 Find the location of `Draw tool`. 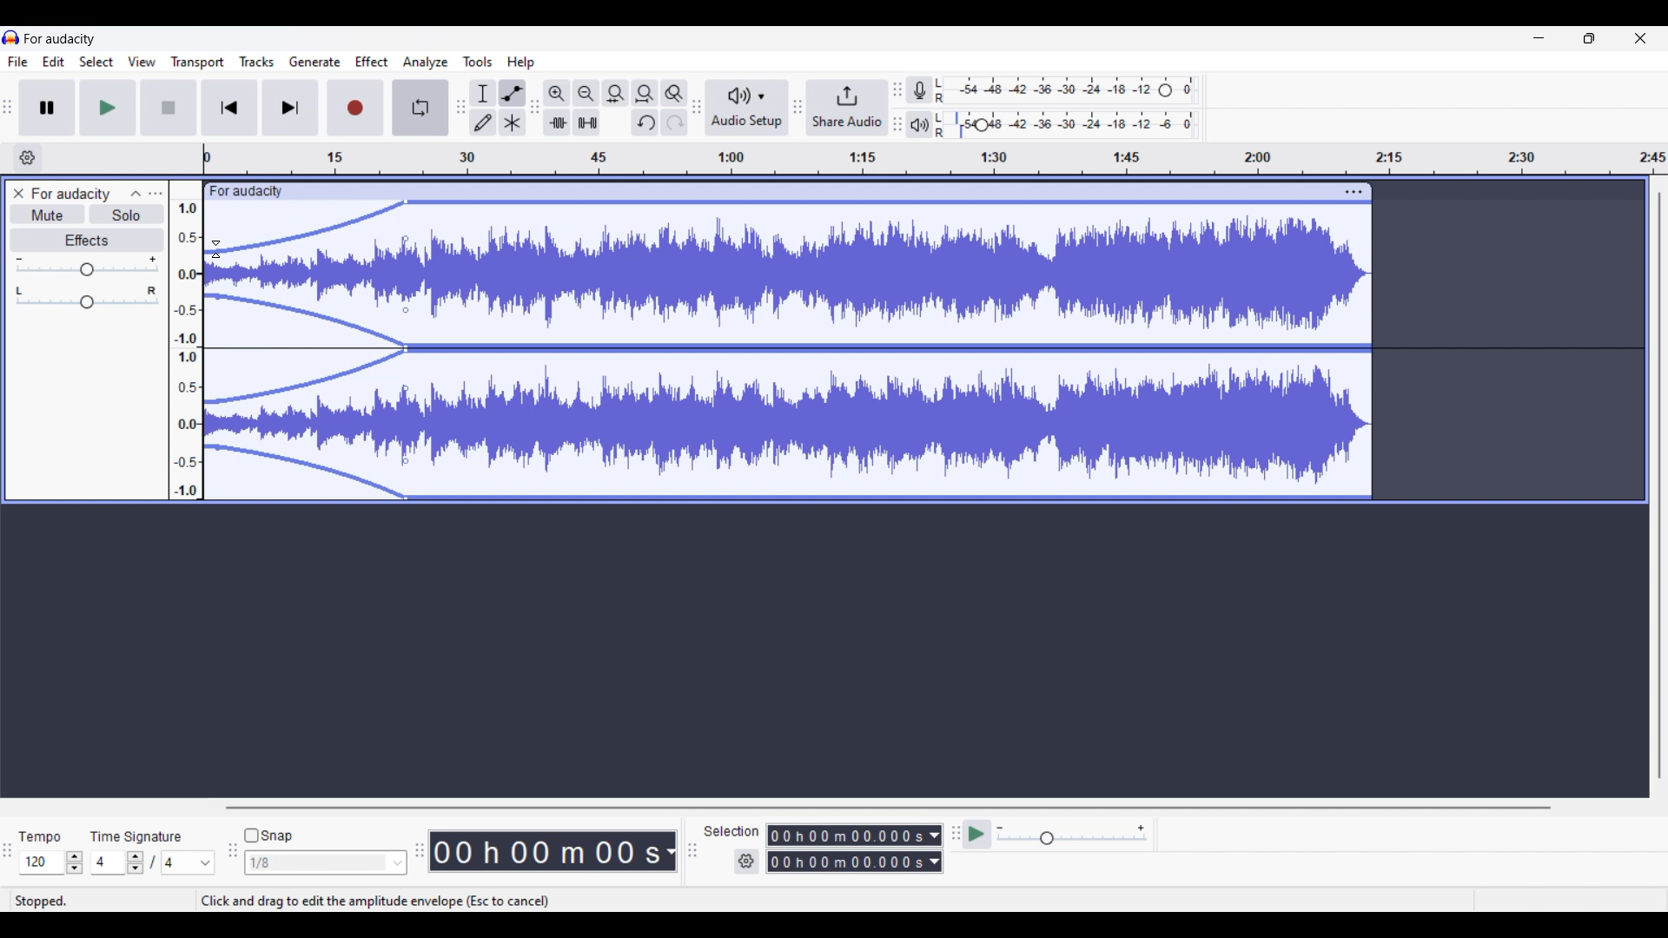

Draw tool is located at coordinates (483, 122).